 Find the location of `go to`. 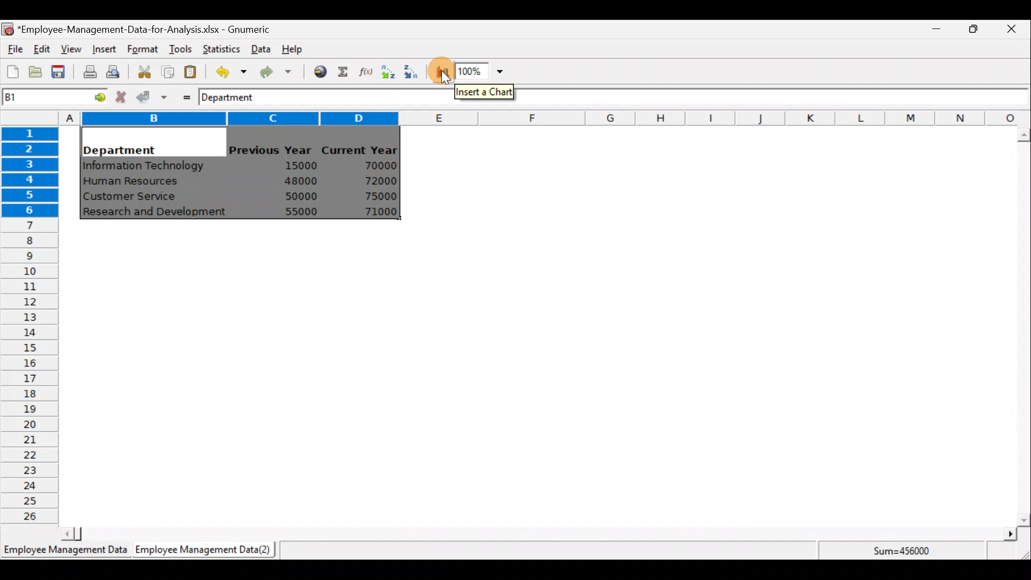

go to is located at coordinates (96, 96).